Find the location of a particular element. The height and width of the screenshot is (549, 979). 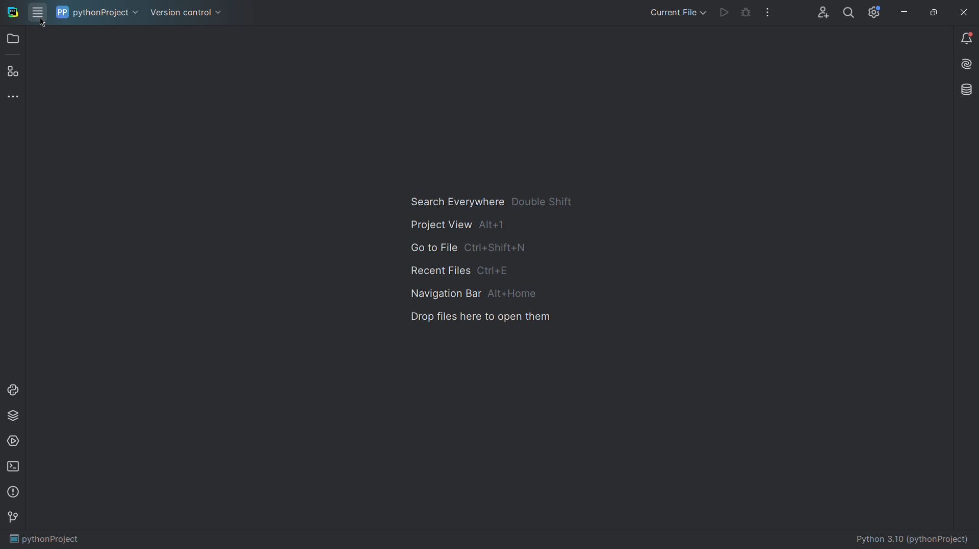

Settings is located at coordinates (875, 12).